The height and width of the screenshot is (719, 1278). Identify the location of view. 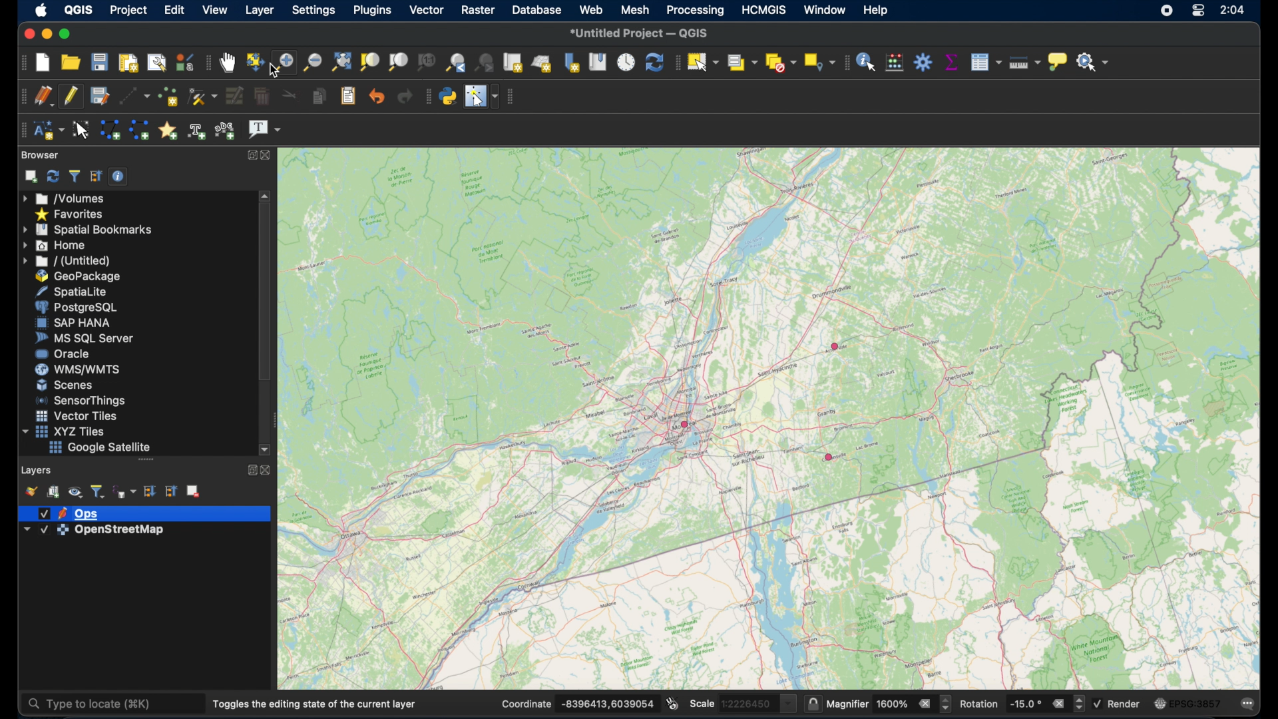
(214, 10).